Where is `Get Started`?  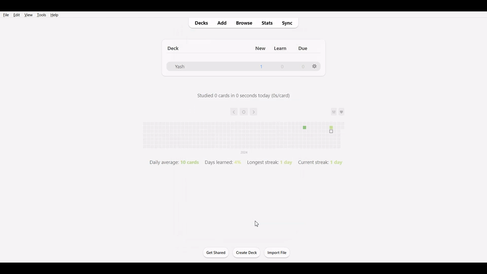
Get Started is located at coordinates (215, 252).